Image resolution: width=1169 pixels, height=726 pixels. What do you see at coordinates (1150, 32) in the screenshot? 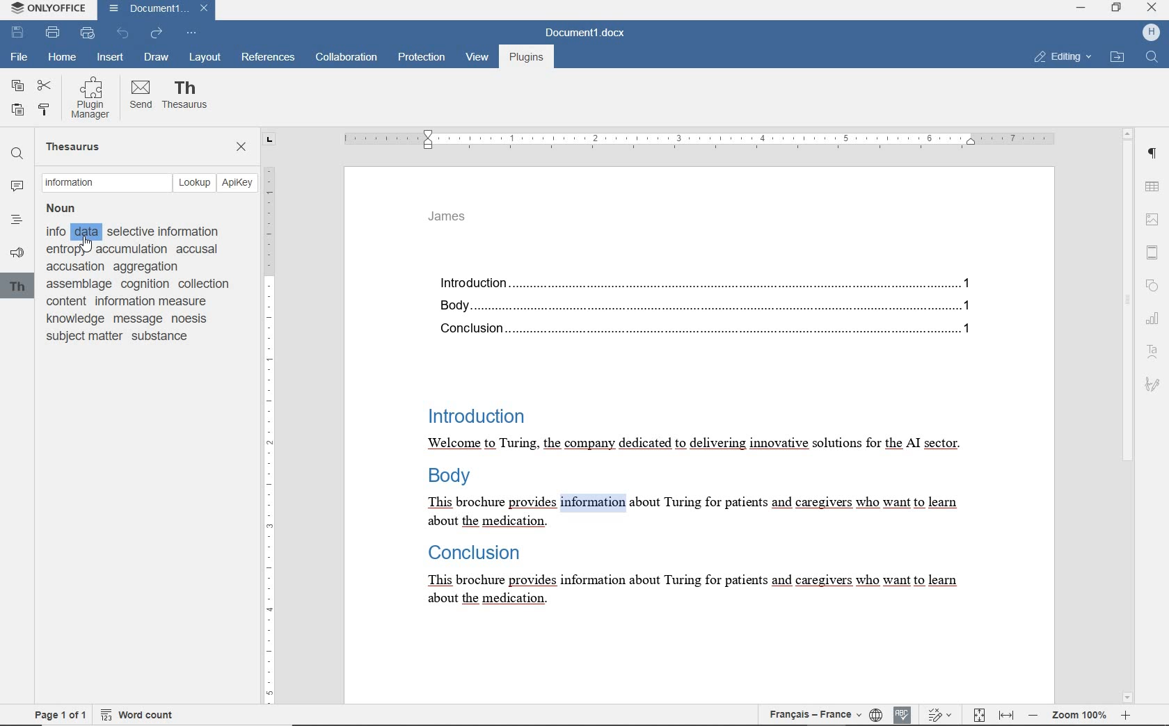
I see `profile` at bounding box center [1150, 32].